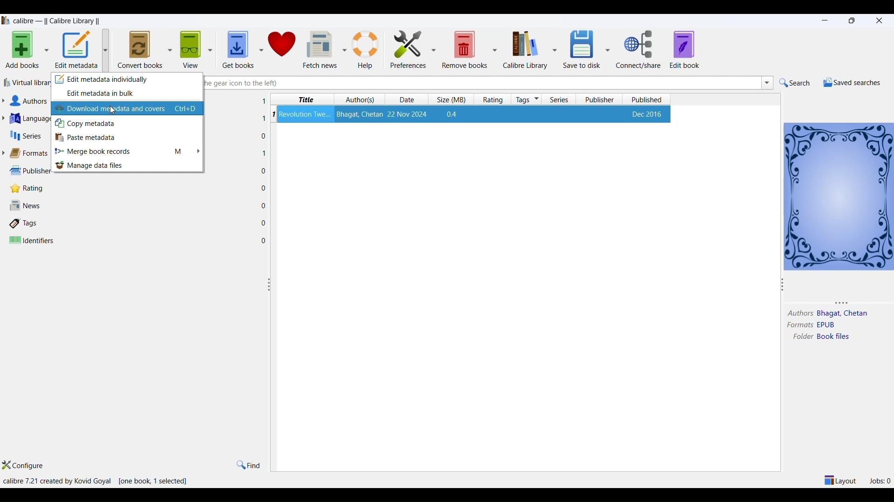 The height and width of the screenshot is (502, 894). I want to click on get books options dropdown button, so click(259, 46).